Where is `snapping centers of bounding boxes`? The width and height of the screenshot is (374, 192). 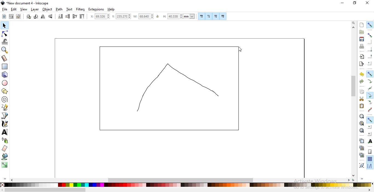
snapping centers of bounding boxes is located at coordinates (370, 63).